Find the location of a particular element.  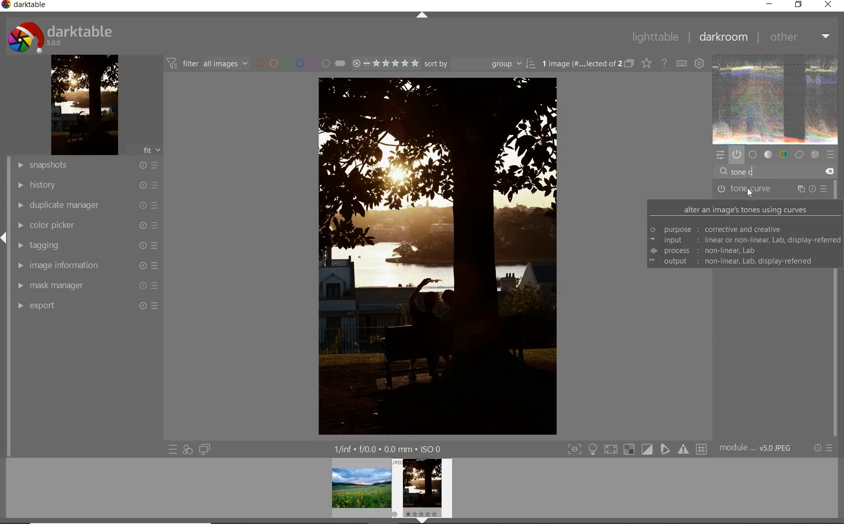

color is located at coordinates (784, 154).